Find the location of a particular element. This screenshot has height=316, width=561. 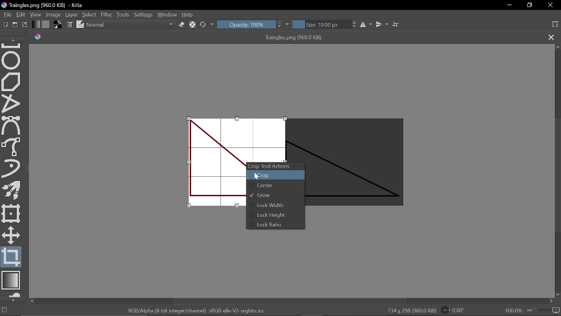

Transform a layer or a selection is located at coordinates (11, 213).